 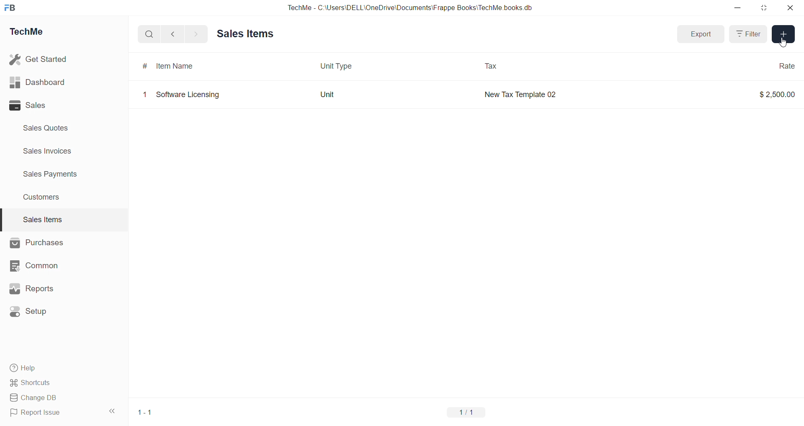 I want to click on Setup, so click(x=31, y=311).